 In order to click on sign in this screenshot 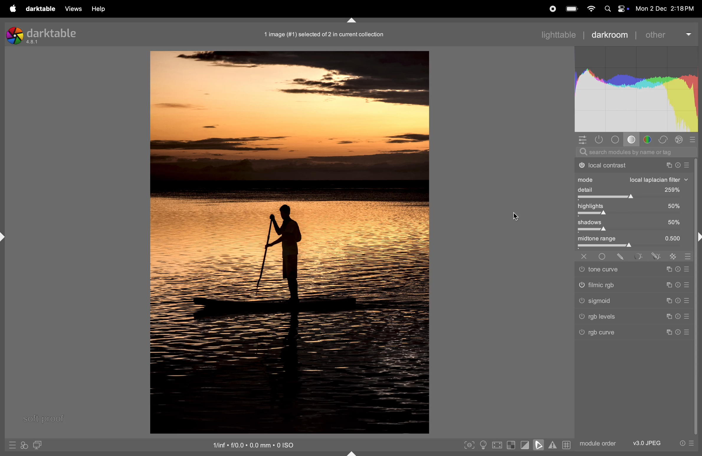, I will do `click(694, 139)`.